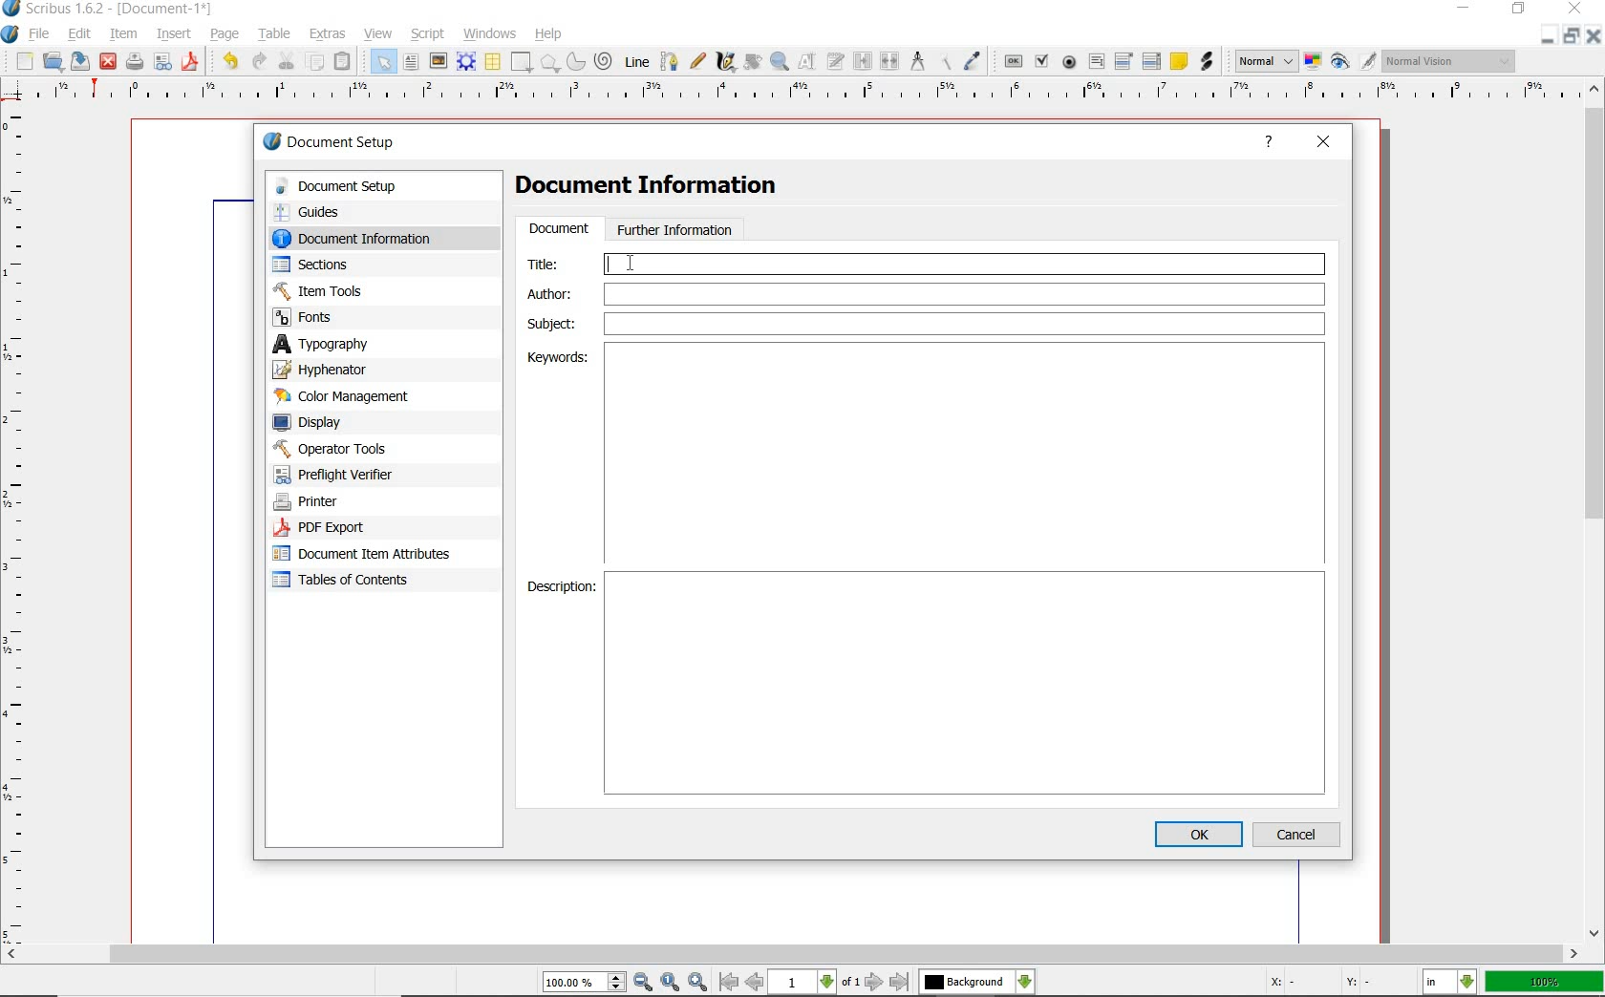  What do you see at coordinates (726, 63) in the screenshot?
I see `calligraphic line` at bounding box center [726, 63].